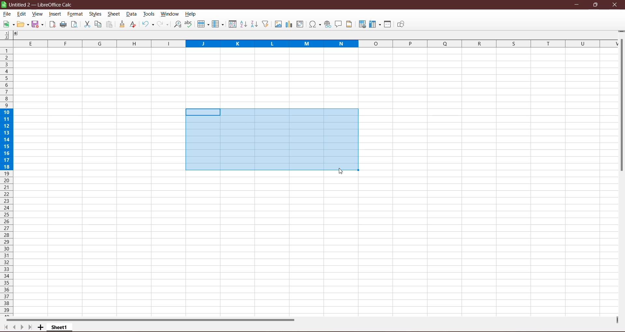 The image size is (625, 332). Describe the element at coordinates (300, 24) in the screenshot. I see `Insert or Edit Pivot table` at that location.